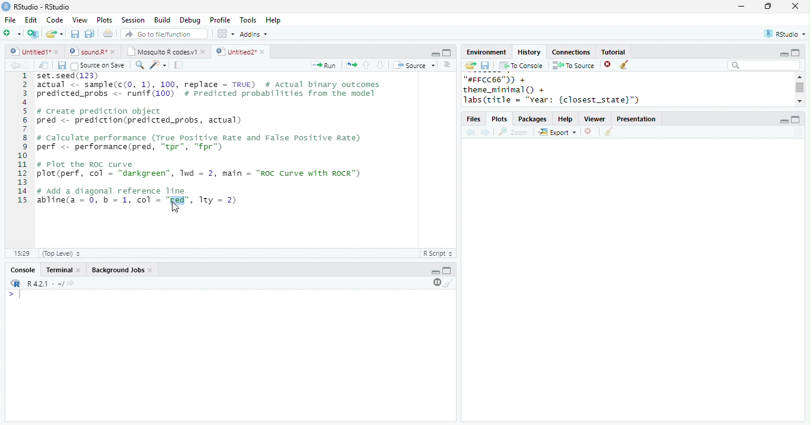  I want to click on To console, so click(521, 66).